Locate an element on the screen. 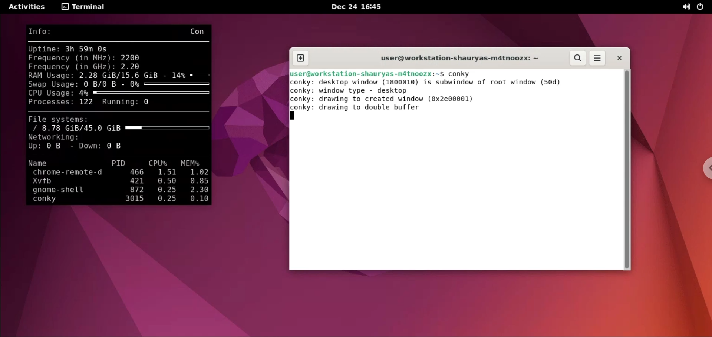 Image resolution: width=712 pixels, height=337 pixels. conky is located at coordinates (56, 201).